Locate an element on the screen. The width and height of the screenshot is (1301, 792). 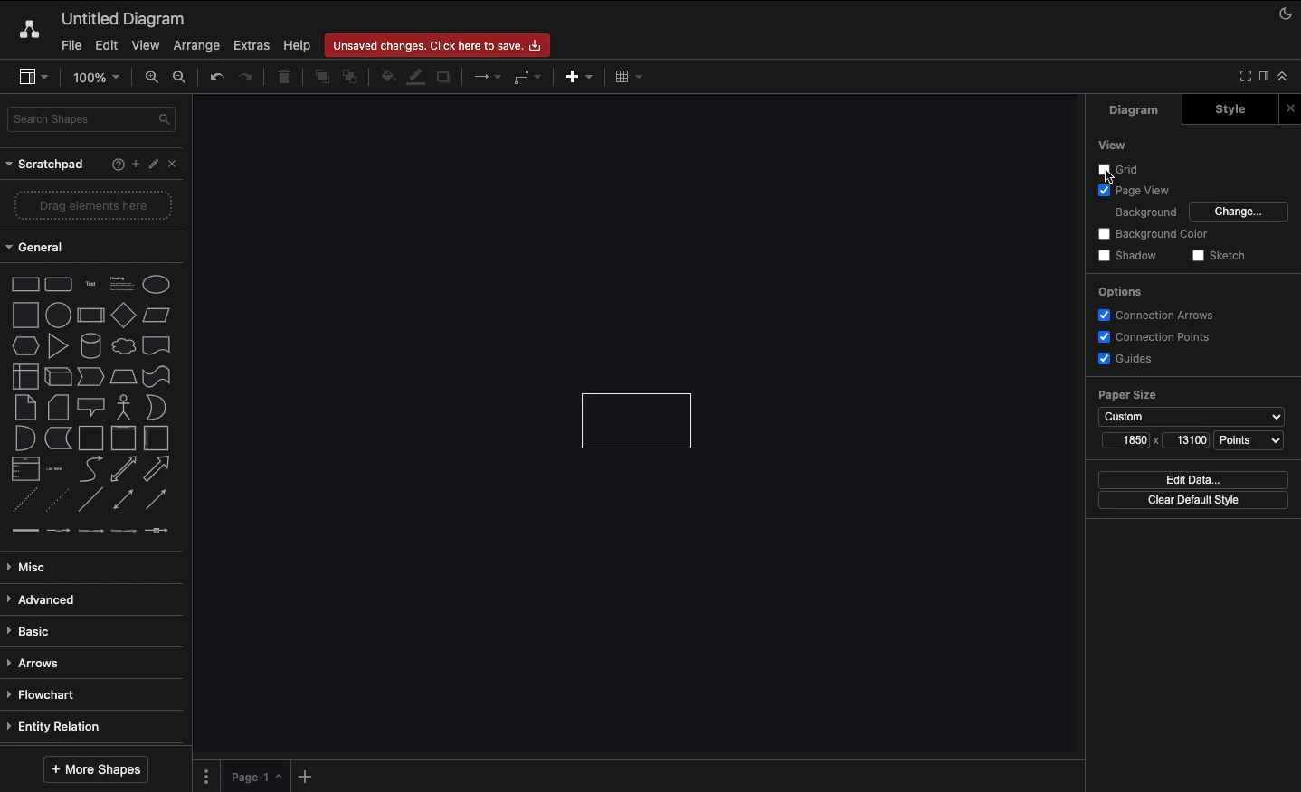
Redo is located at coordinates (247, 77).